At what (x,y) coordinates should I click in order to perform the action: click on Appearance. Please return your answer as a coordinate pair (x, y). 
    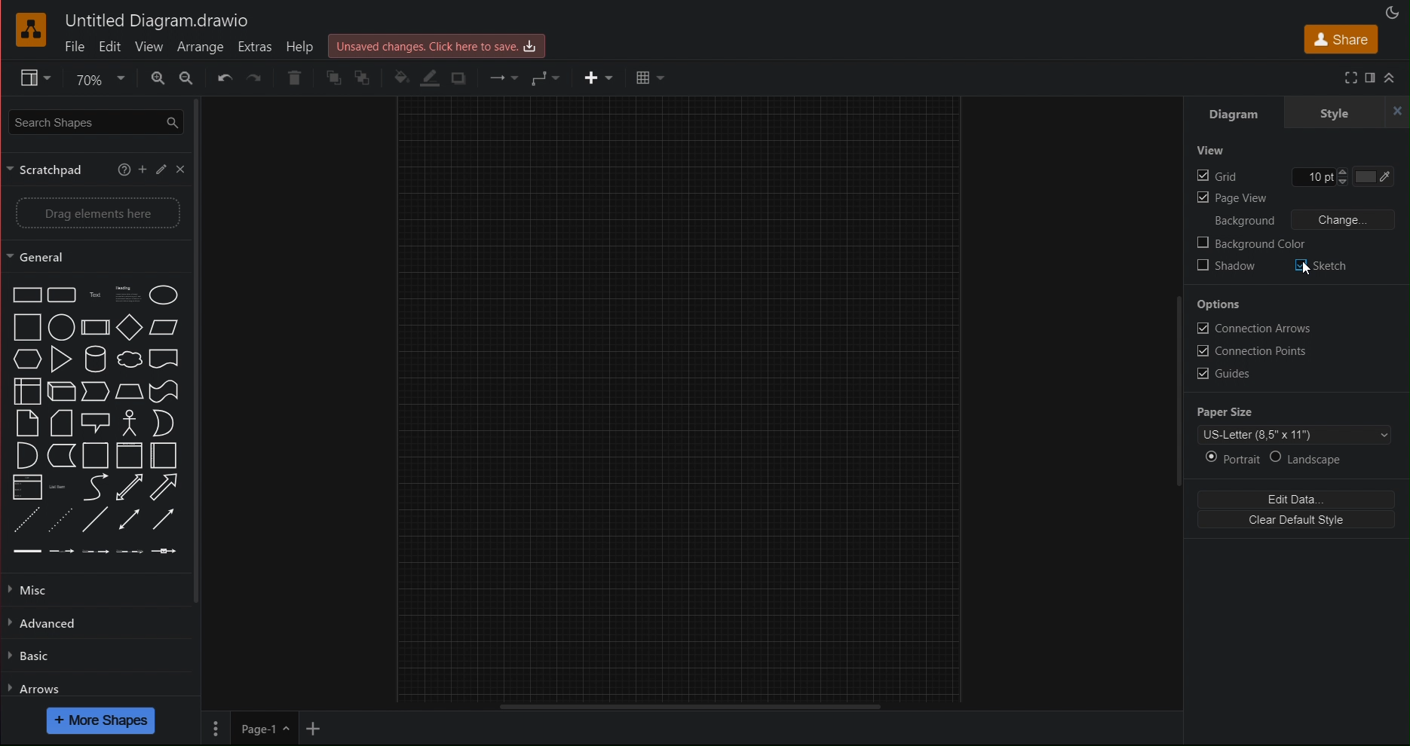
    Looking at the image, I should click on (1391, 11).